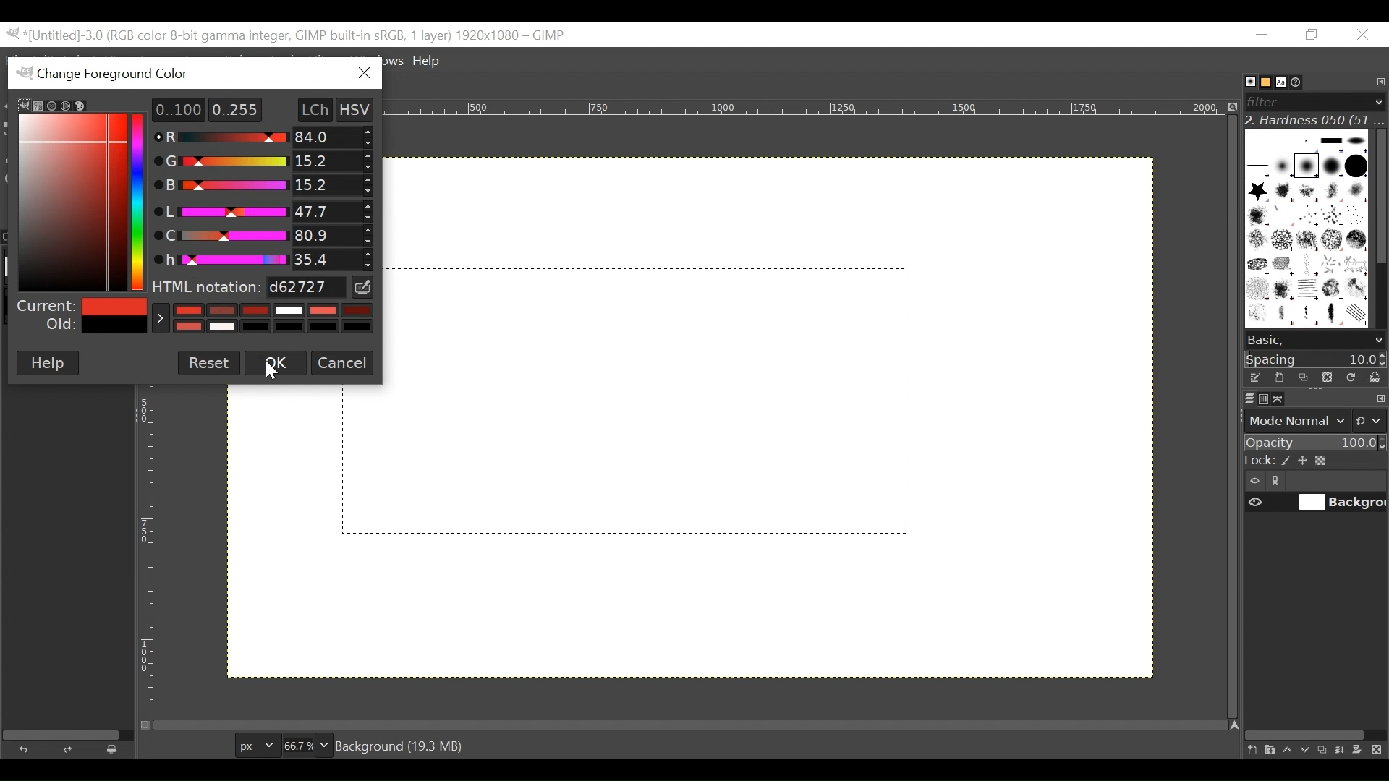 This screenshot has height=781, width=1389. Describe the element at coordinates (288, 35) in the screenshot. I see `Gimp File Name` at that location.